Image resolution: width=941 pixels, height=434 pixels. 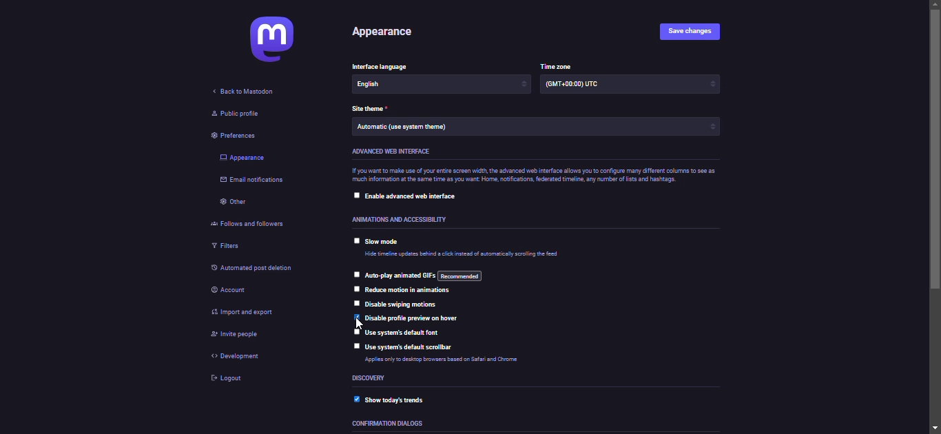 What do you see at coordinates (355, 345) in the screenshot?
I see `click to select` at bounding box center [355, 345].